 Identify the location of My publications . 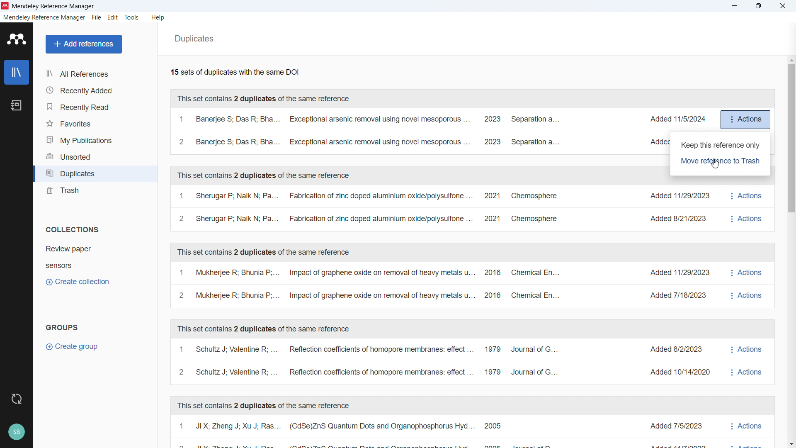
(95, 140).